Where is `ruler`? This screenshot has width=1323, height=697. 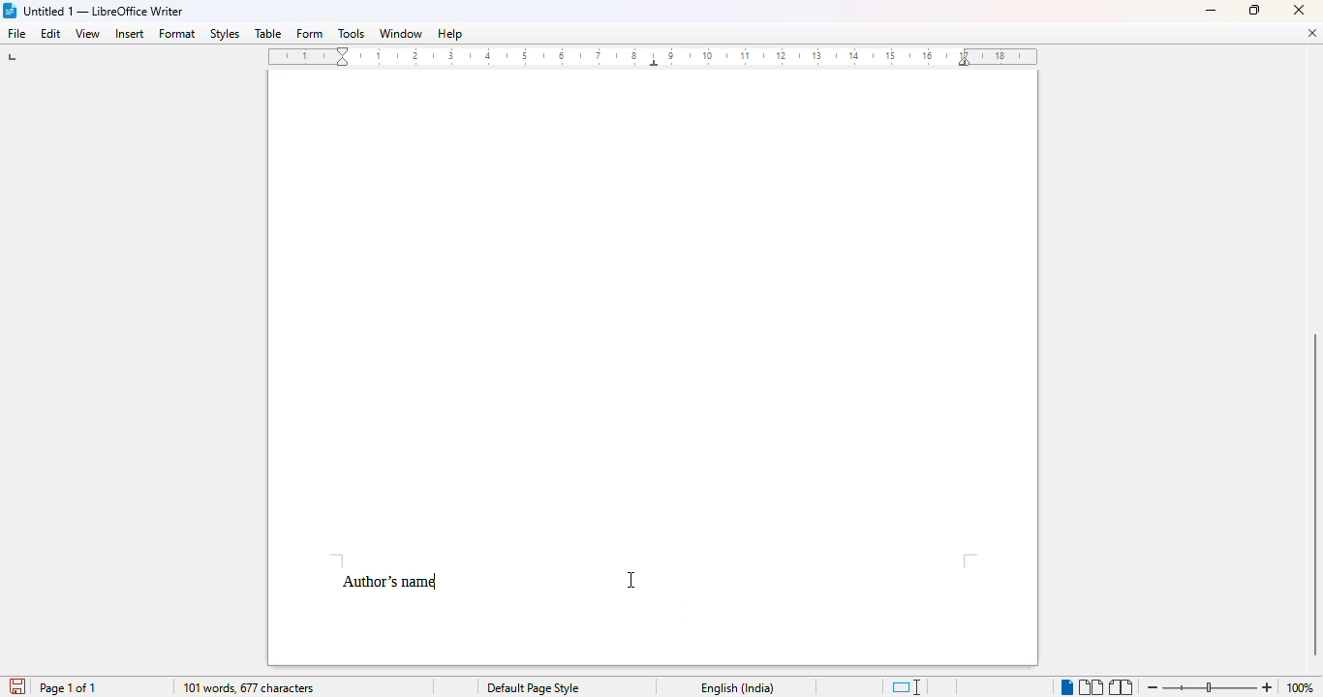
ruler is located at coordinates (656, 58).